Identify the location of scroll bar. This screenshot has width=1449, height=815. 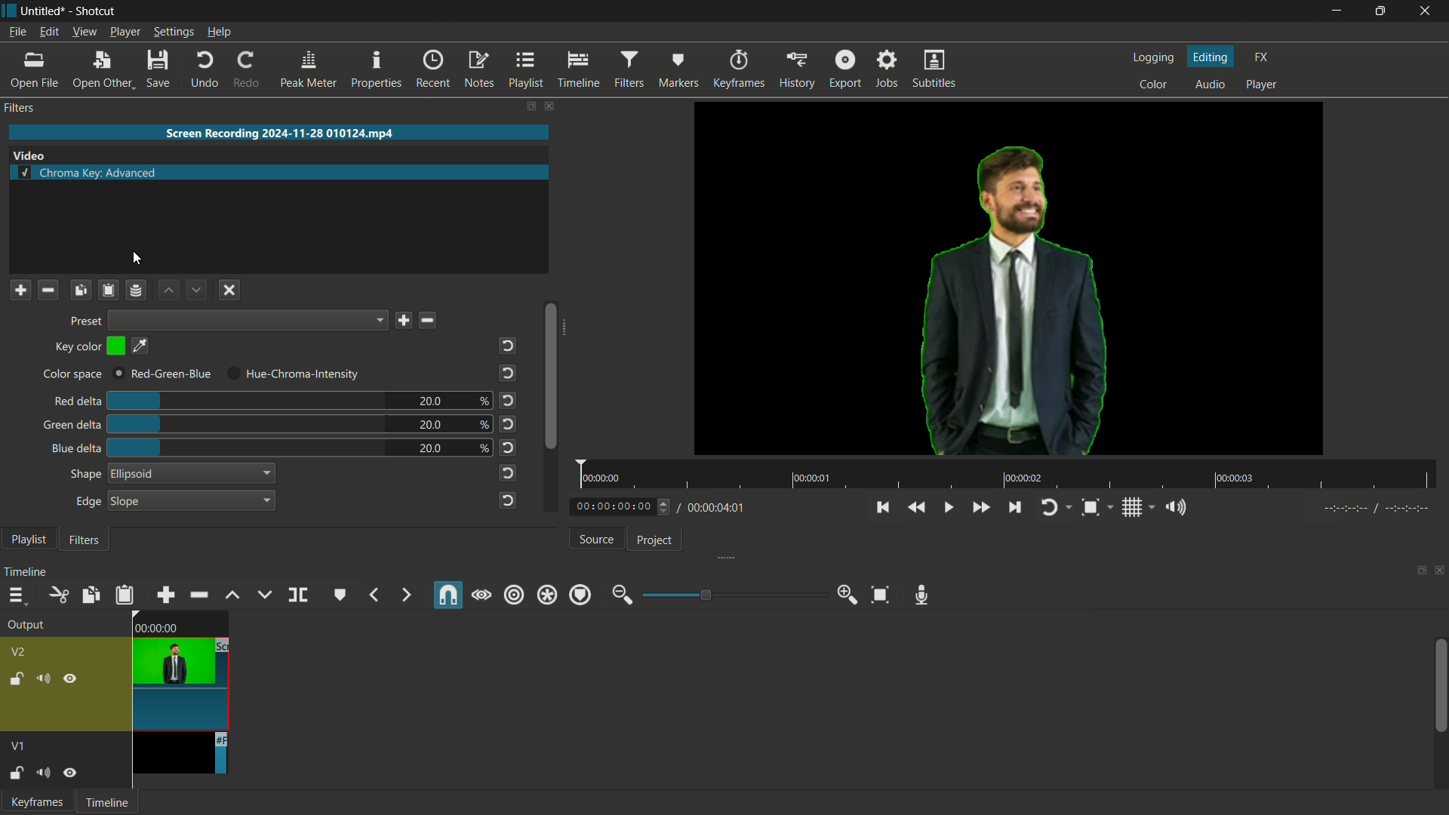
(1440, 685).